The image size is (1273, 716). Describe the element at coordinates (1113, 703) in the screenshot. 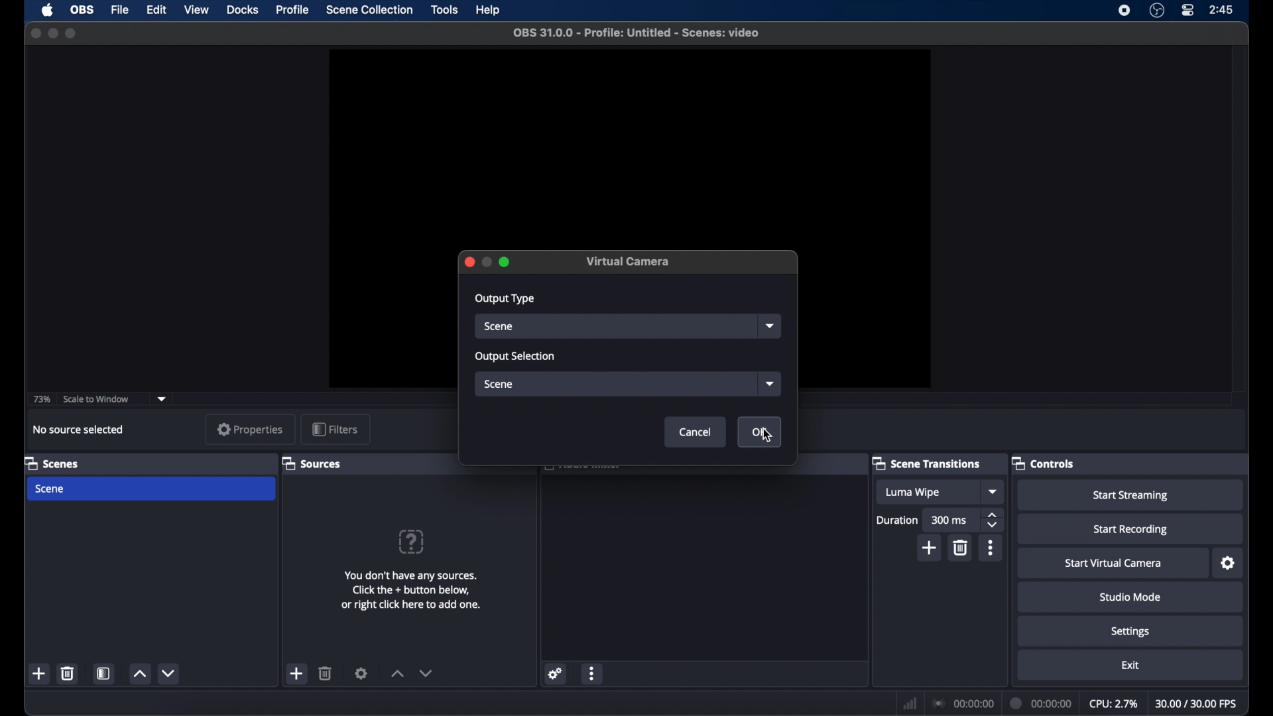

I see `cpu` at that location.